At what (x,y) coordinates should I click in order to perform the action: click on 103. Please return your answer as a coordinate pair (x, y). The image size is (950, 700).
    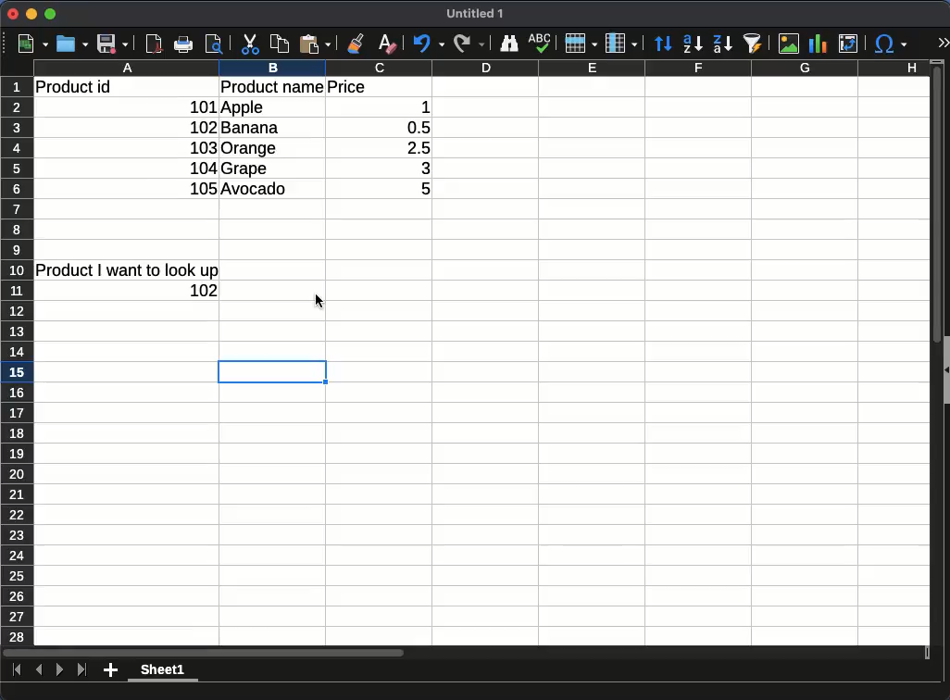
    Looking at the image, I should click on (202, 147).